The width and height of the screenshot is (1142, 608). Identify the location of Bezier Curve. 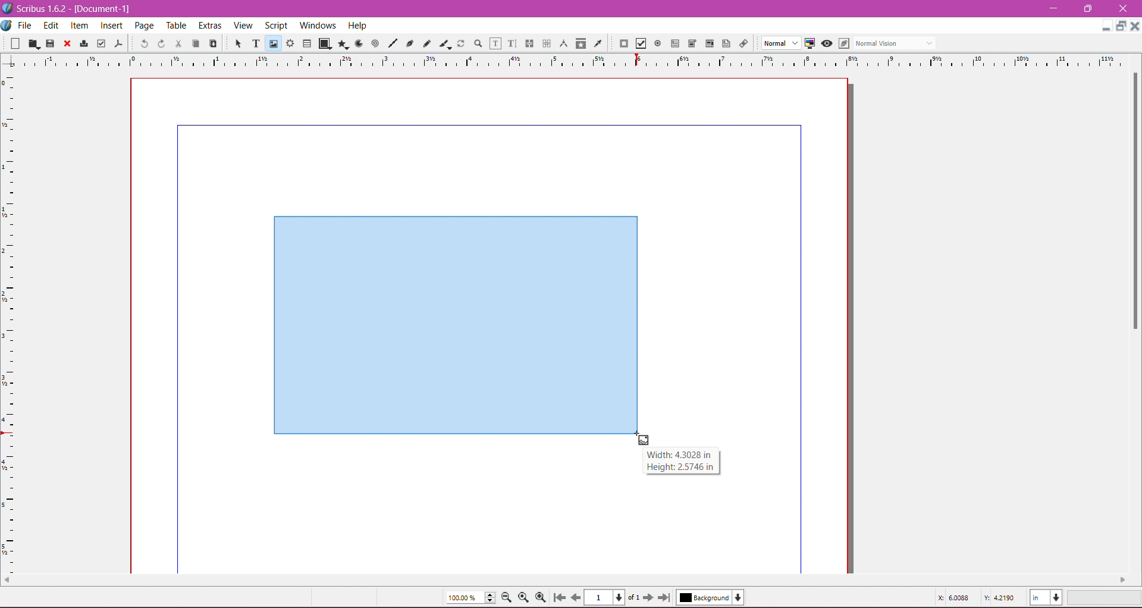
(410, 45).